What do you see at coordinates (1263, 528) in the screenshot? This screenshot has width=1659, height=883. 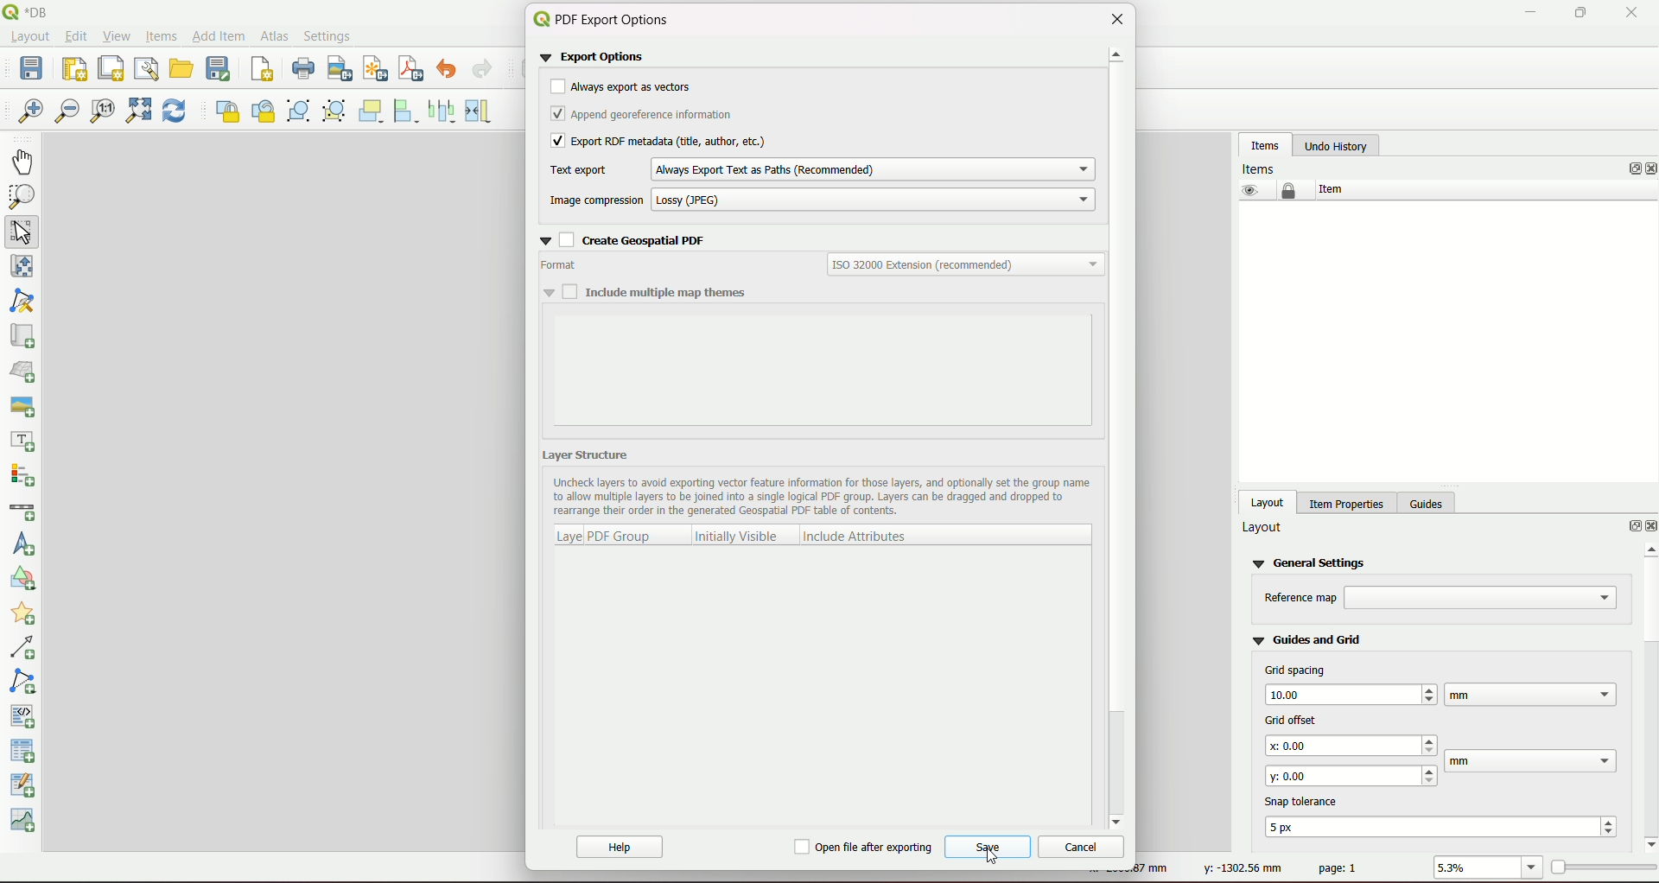 I see `layout` at bounding box center [1263, 528].